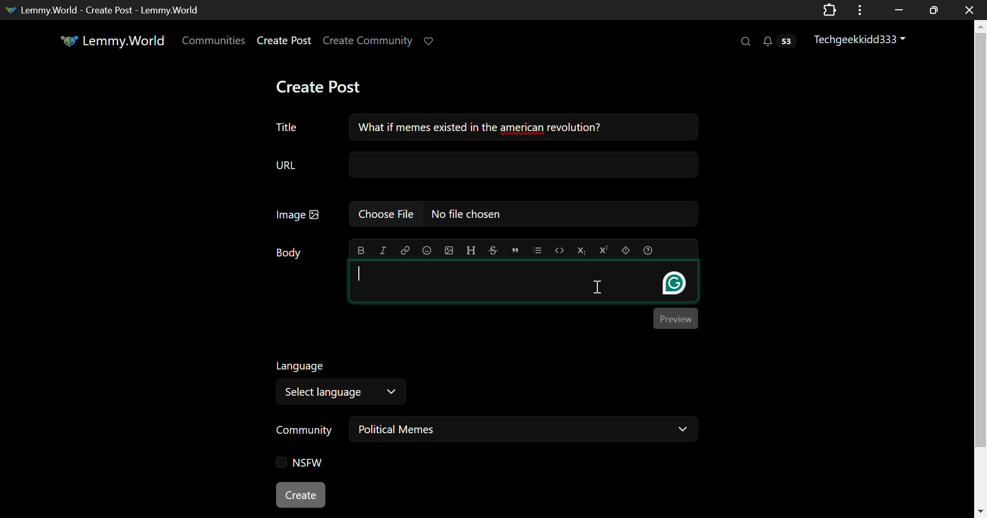  I want to click on Link, so click(405, 249).